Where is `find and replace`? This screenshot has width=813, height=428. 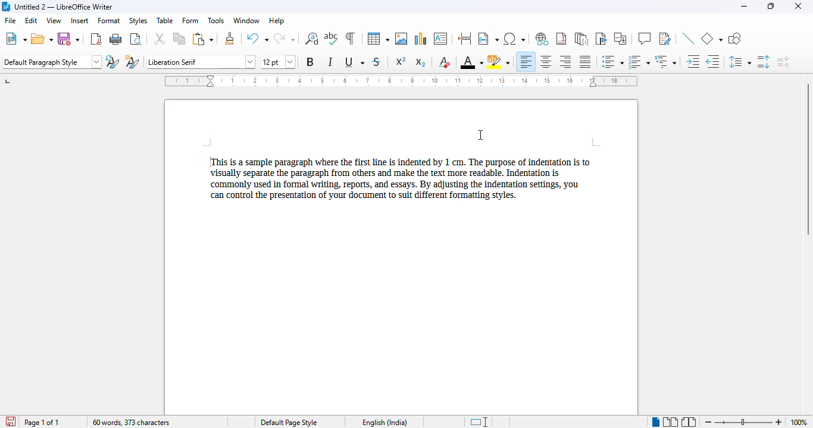 find and replace is located at coordinates (311, 39).